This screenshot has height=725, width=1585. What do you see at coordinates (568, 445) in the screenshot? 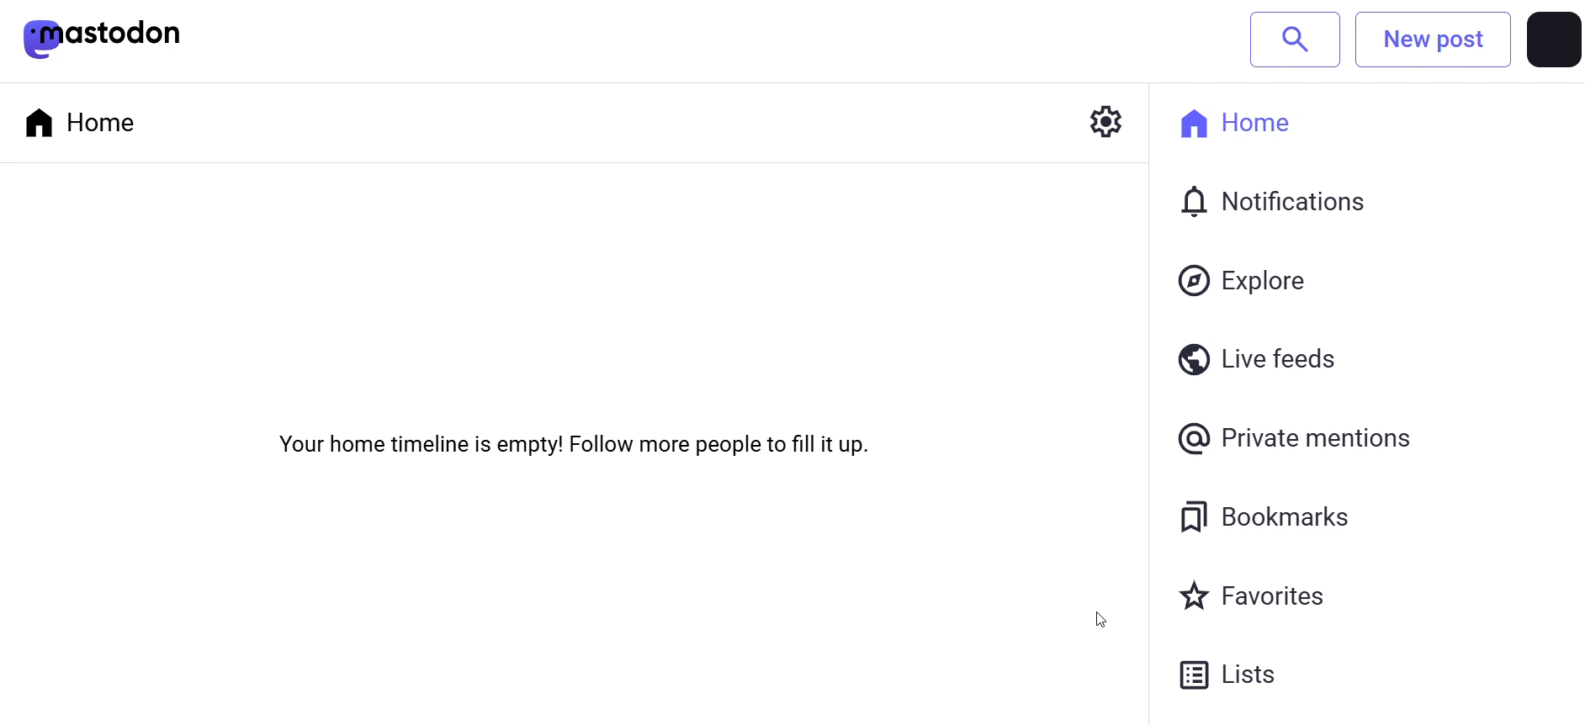
I see `Your home timeline is empty! Follow more people to fill it up.` at bounding box center [568, 445].